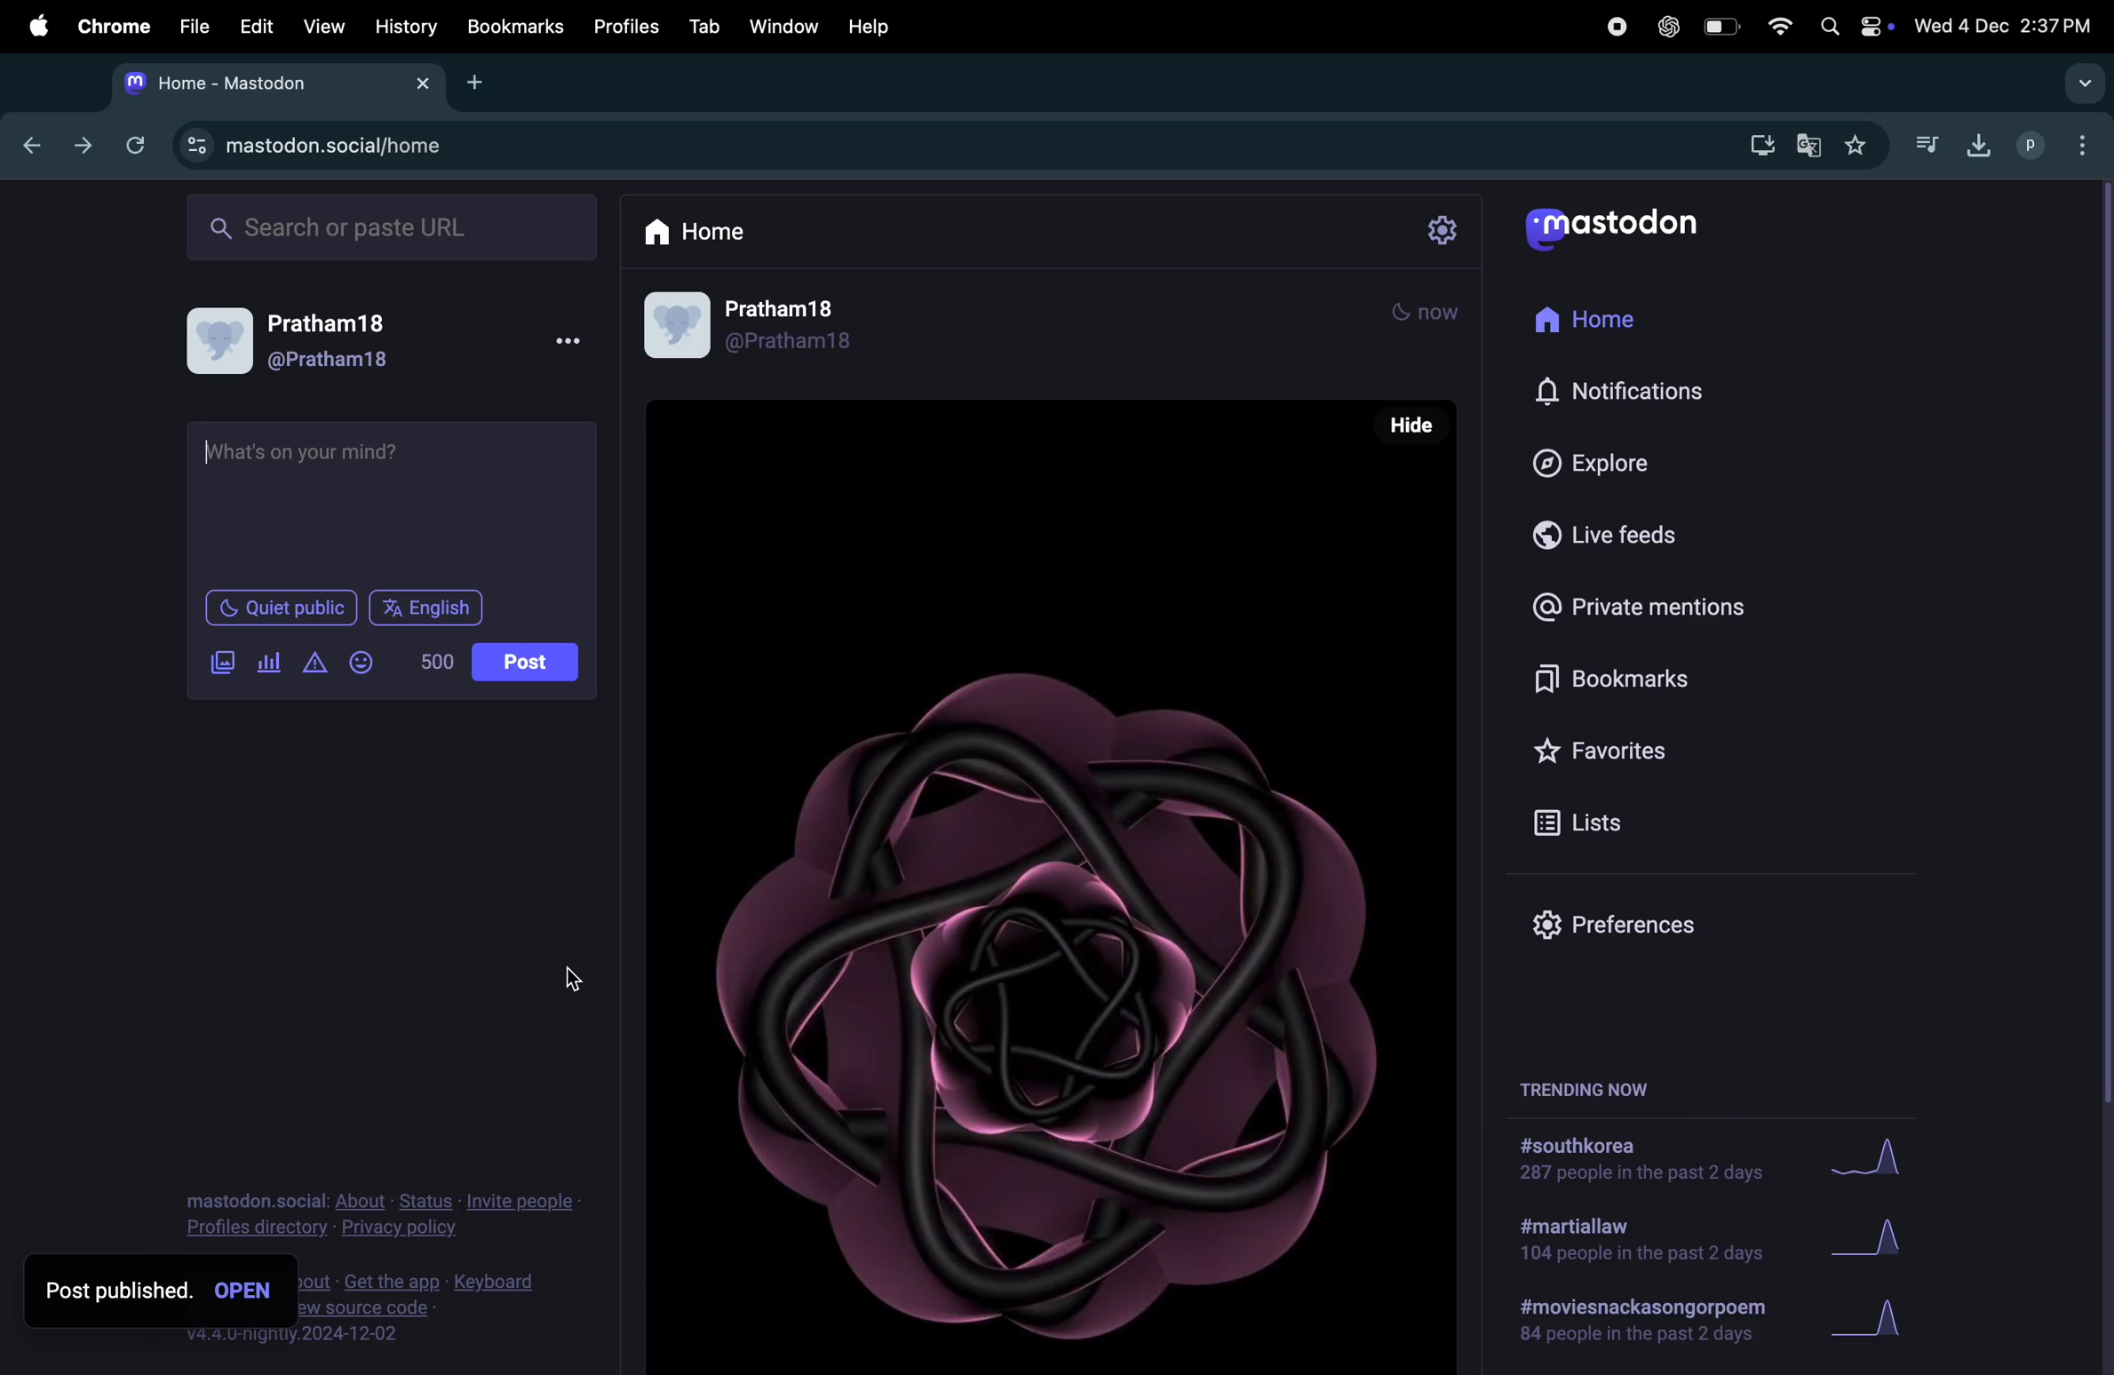 Image resolution: width=2114 pixels, height=1375 pixels. Describe the element at coordinates (245, 1288) in the screenshot. I see `open` at that location.